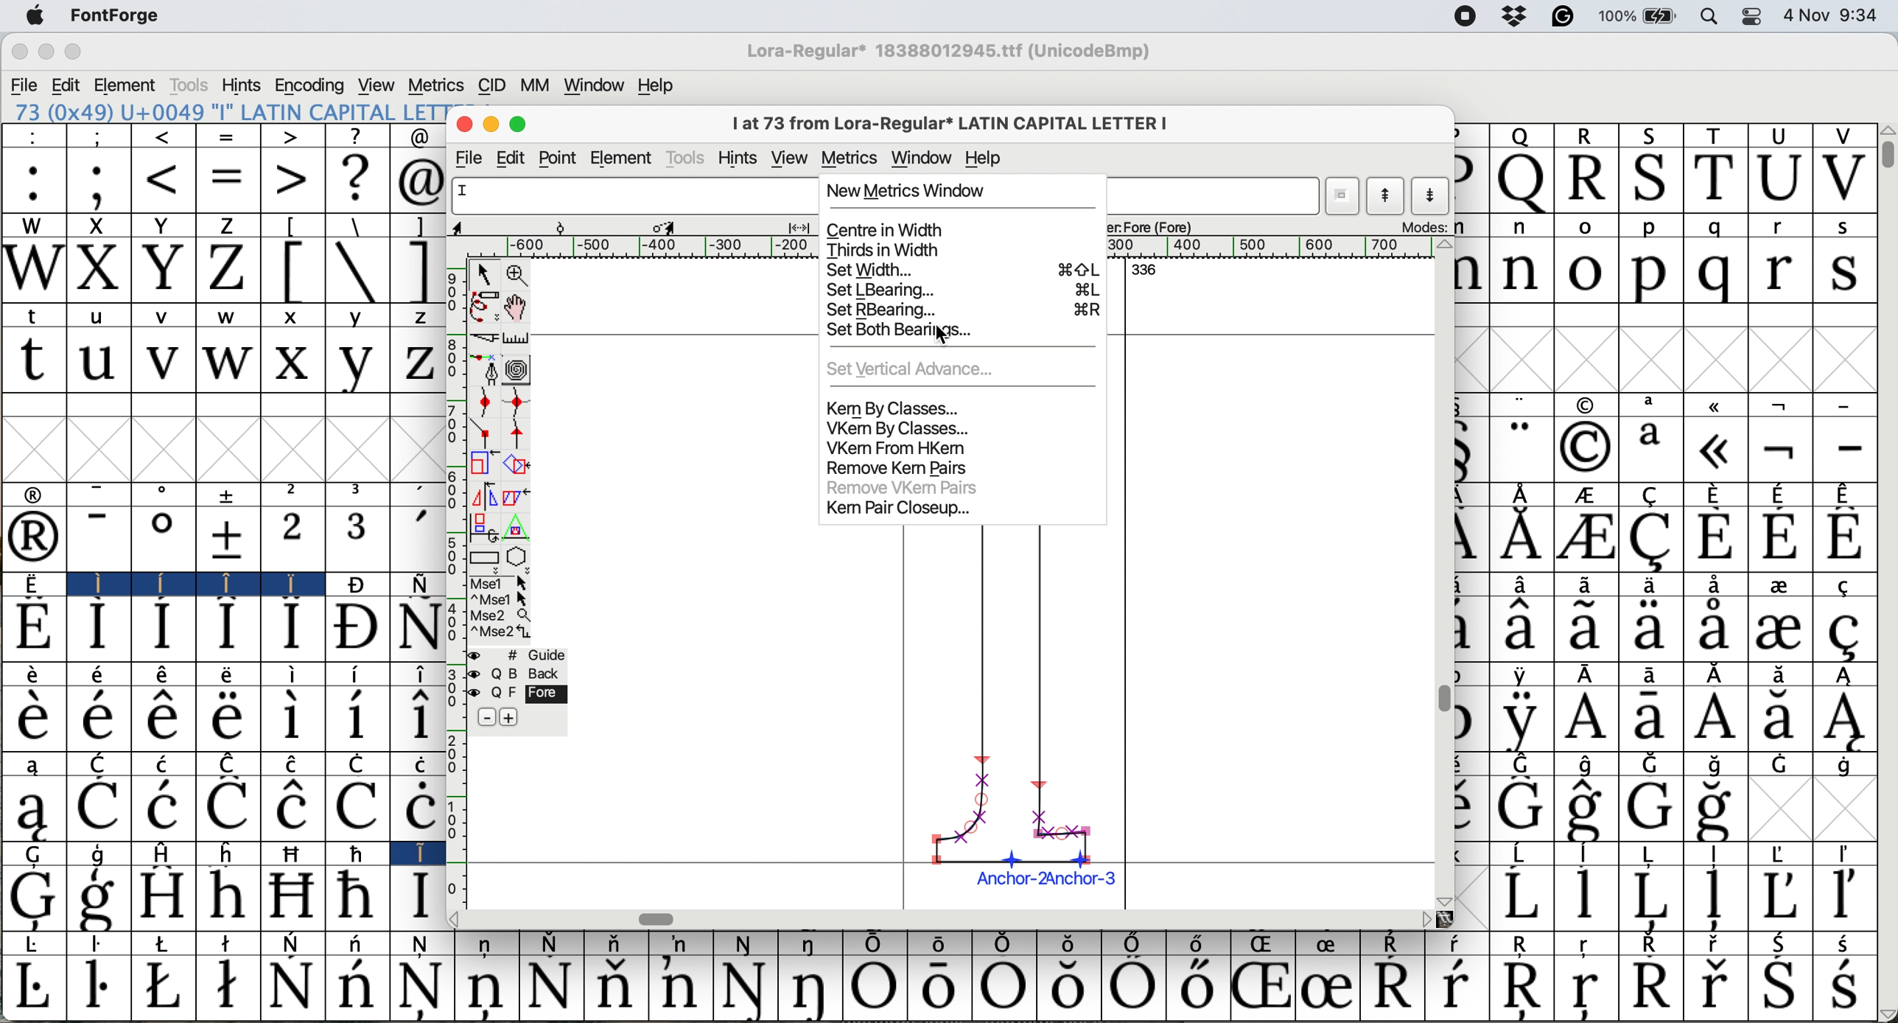  I want to click on tools, so click(187, 86).